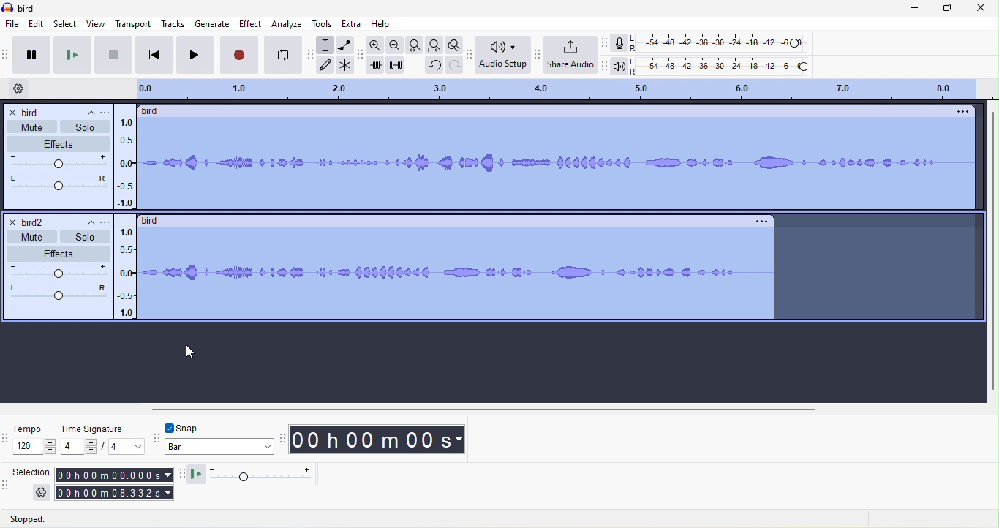 This screenshot has width=999, height=528. Describe the element at coordinates (116, 494) in the screenshot. I see `00 h 00 m 08 .332 s` at that location.